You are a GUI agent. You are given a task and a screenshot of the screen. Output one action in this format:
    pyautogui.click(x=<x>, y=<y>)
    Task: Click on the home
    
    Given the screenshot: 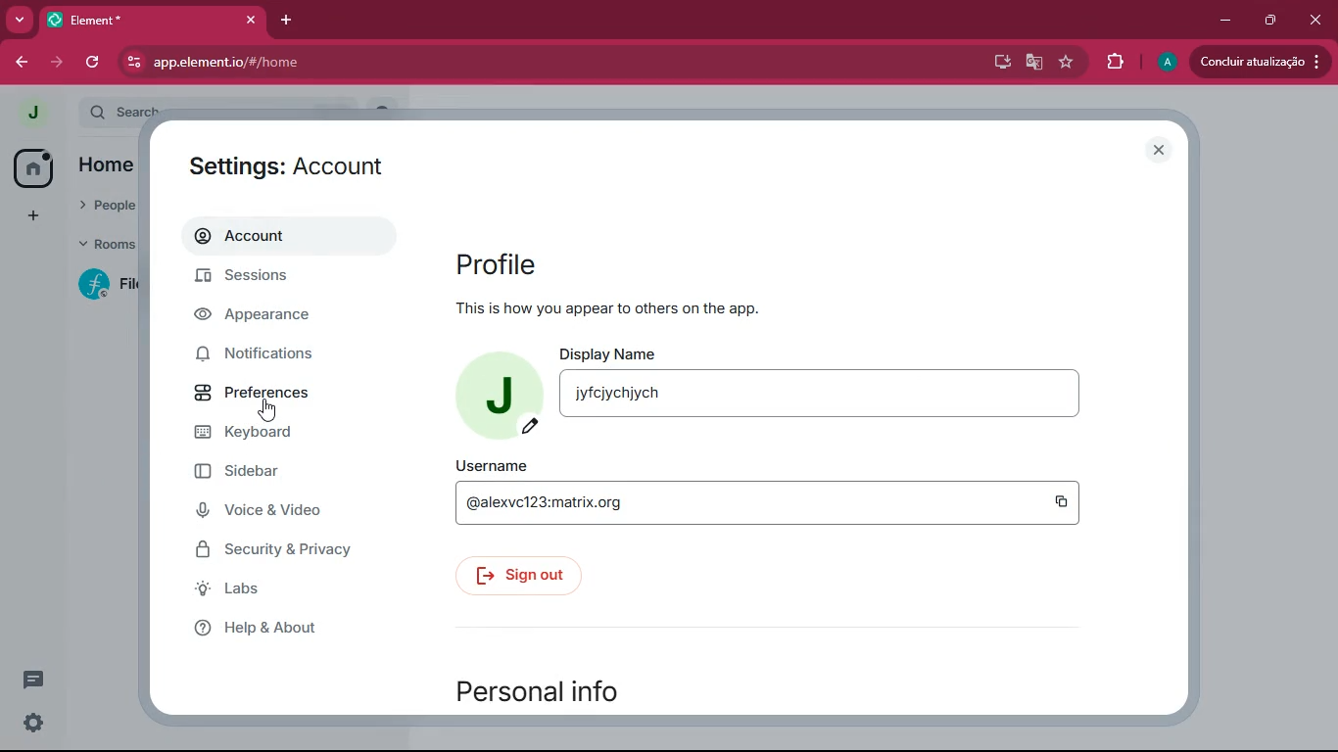 What is the action you would take?
    pyautogui.click(x=31, y=167)
    